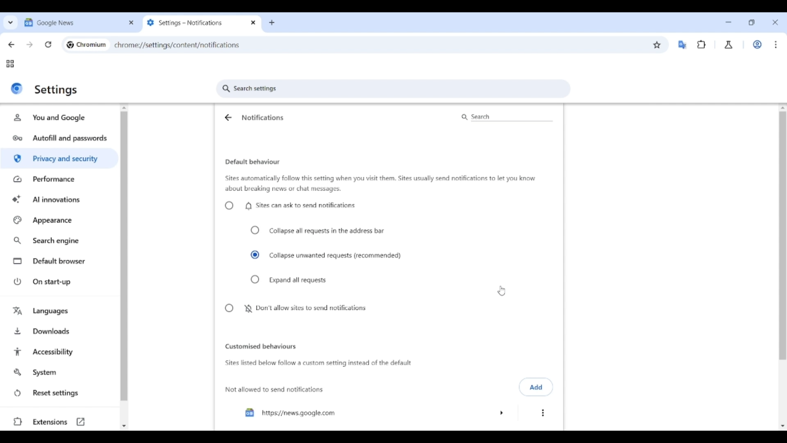 Image resolution: width=787 pixels, height=443 pixels. I want to click on Default behaviour, so click(252, 162).